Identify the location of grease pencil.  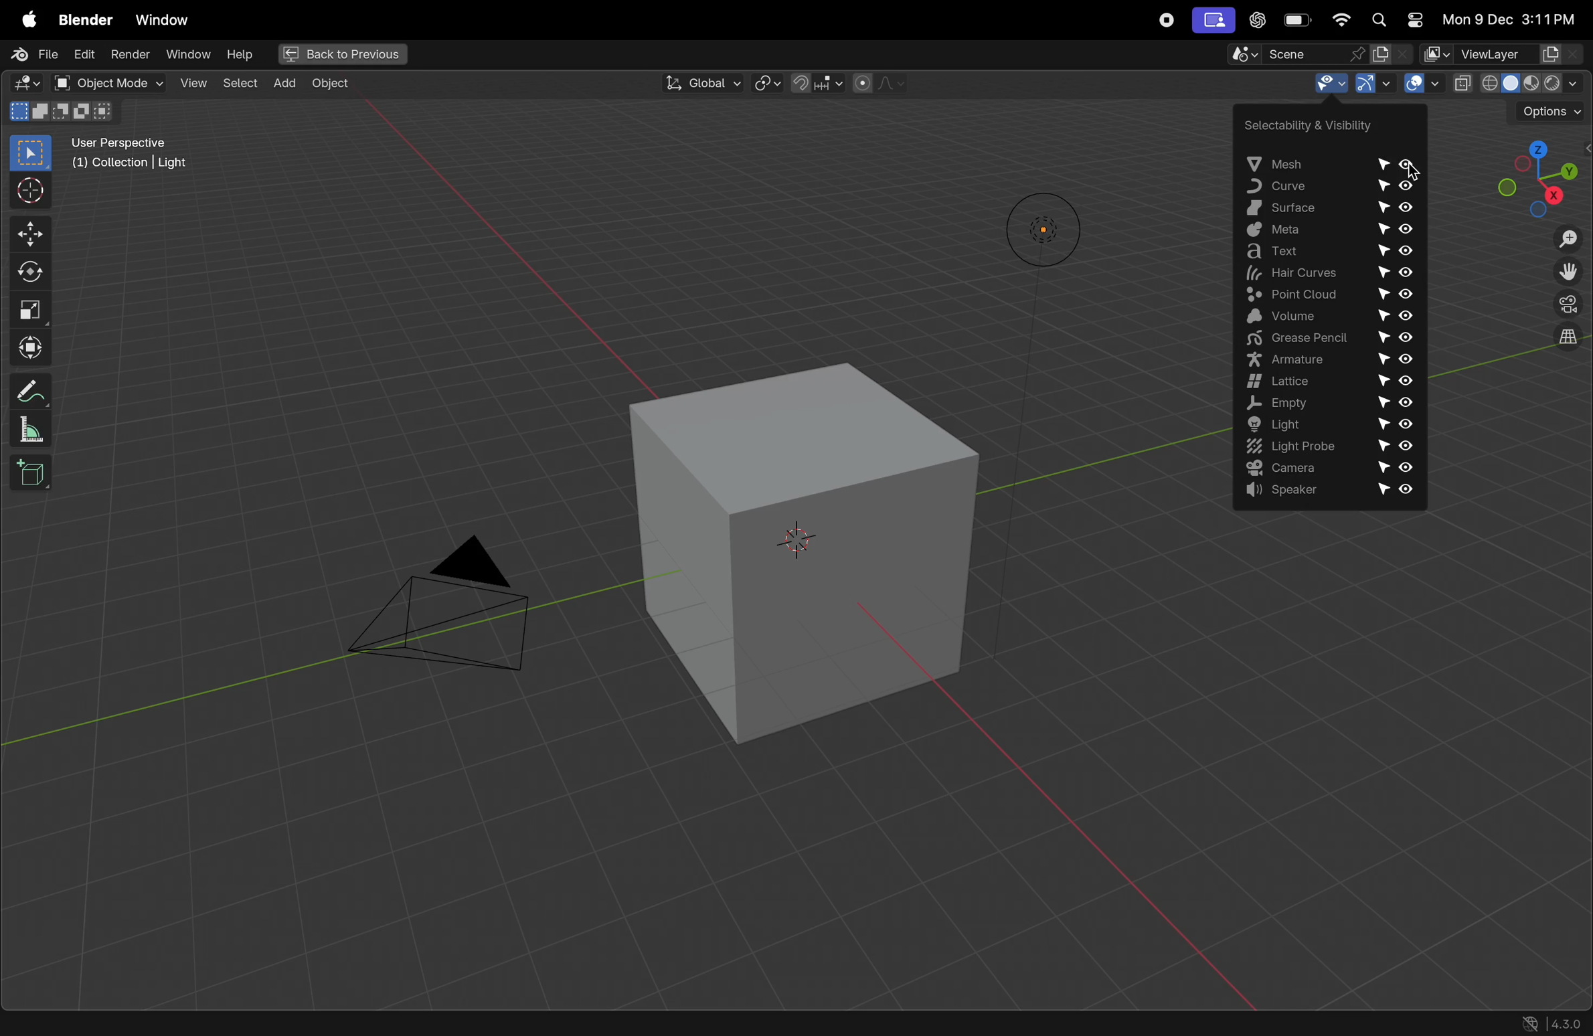
(1331, 339).